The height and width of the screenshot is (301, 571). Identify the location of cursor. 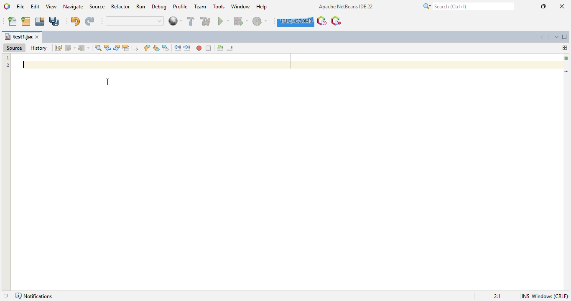
(108, 82).